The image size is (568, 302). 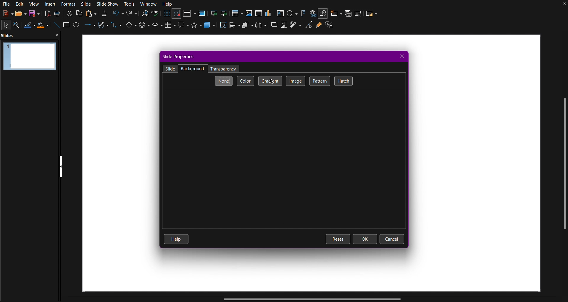 I want to click on 3D Objects, so click(x=210, y=27).